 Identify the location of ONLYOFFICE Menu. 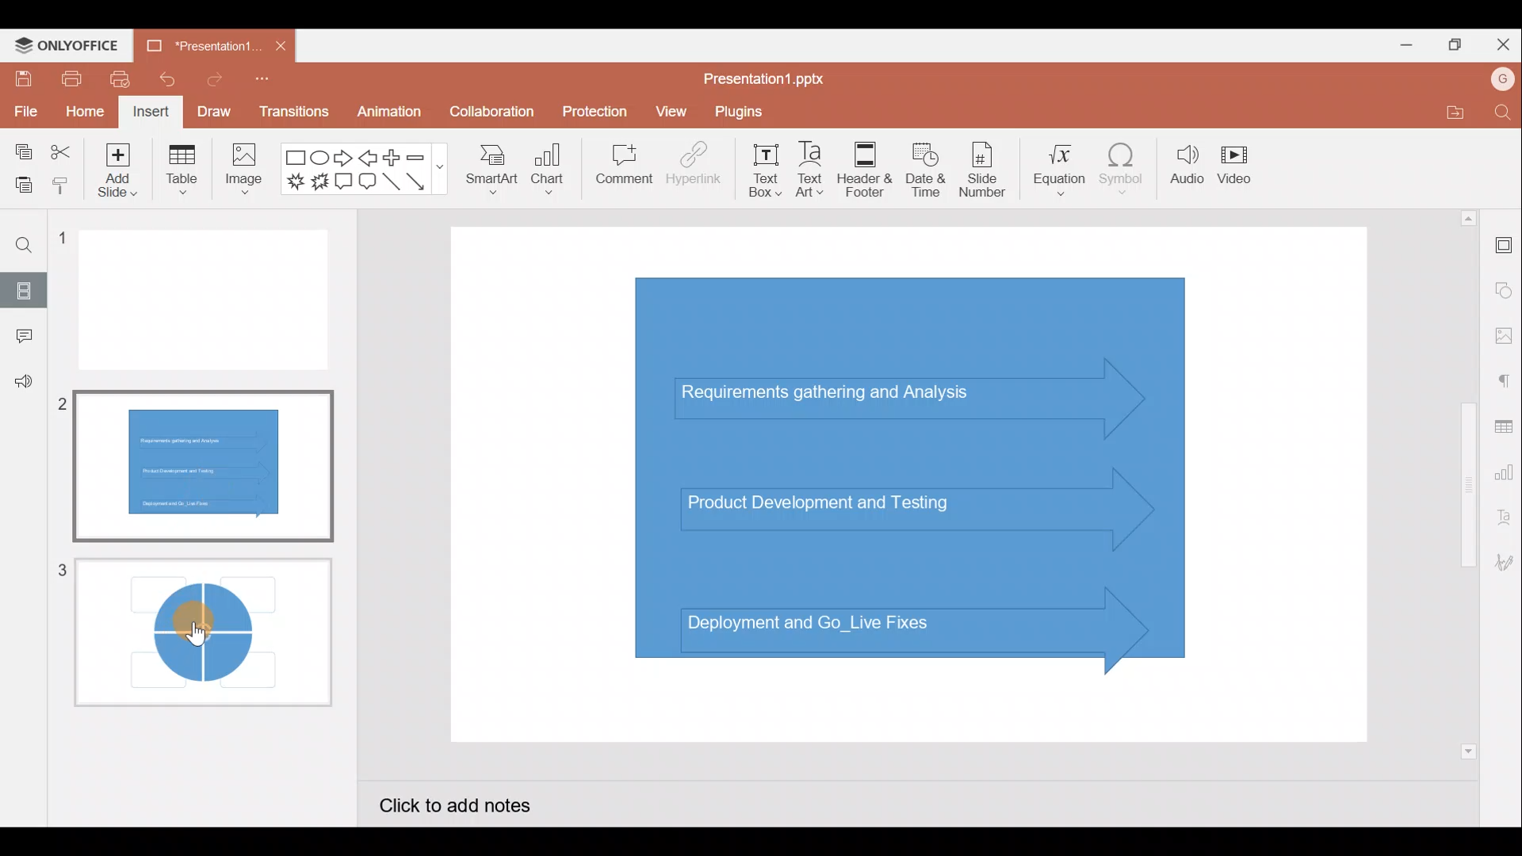
(75, 46).